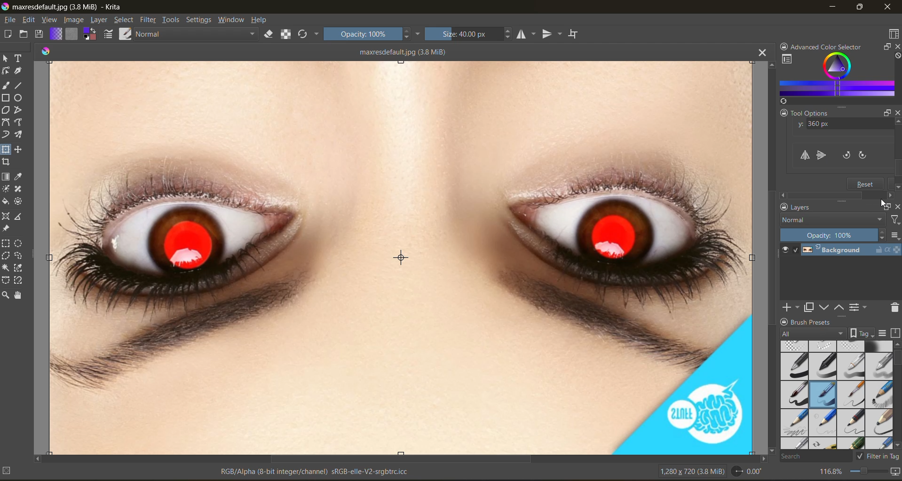 Image resolution: width=902 pixels, height=481 pixels. What do you see at coordinates (400, 257) in the screenshot?
I see `vertically flipped canvas` at bounding box center [400, 257].